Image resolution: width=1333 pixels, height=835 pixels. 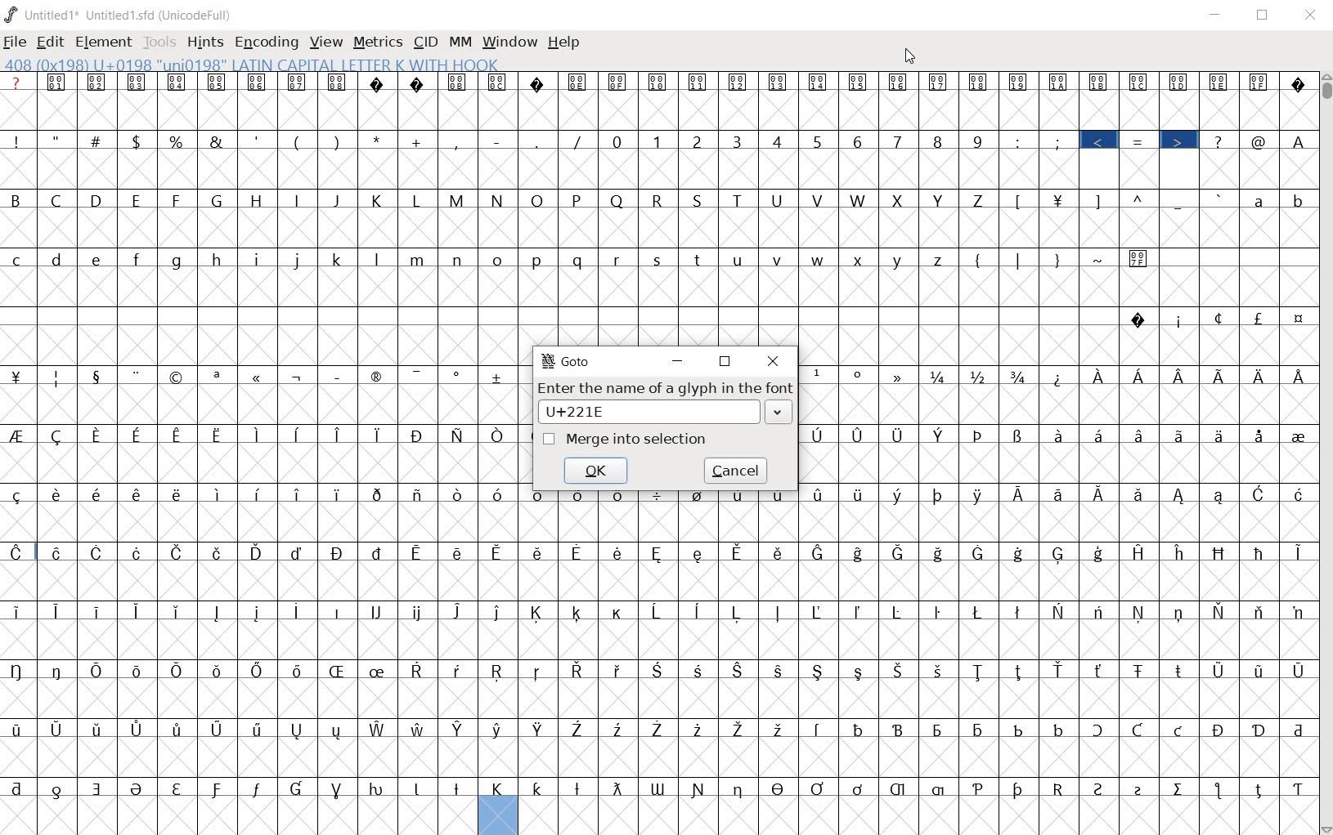 I want to click on , so click(x=1062, y=377).